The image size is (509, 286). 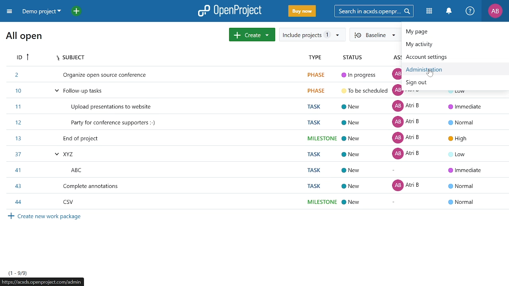 I want to click on Administration, so click(x=432, y=70).